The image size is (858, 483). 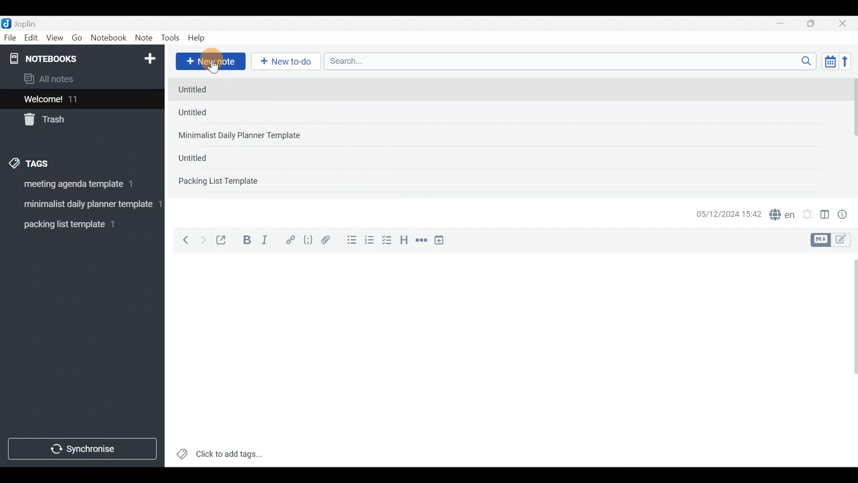 I want to click on Toggle external editing, so click(x=224, y=241).